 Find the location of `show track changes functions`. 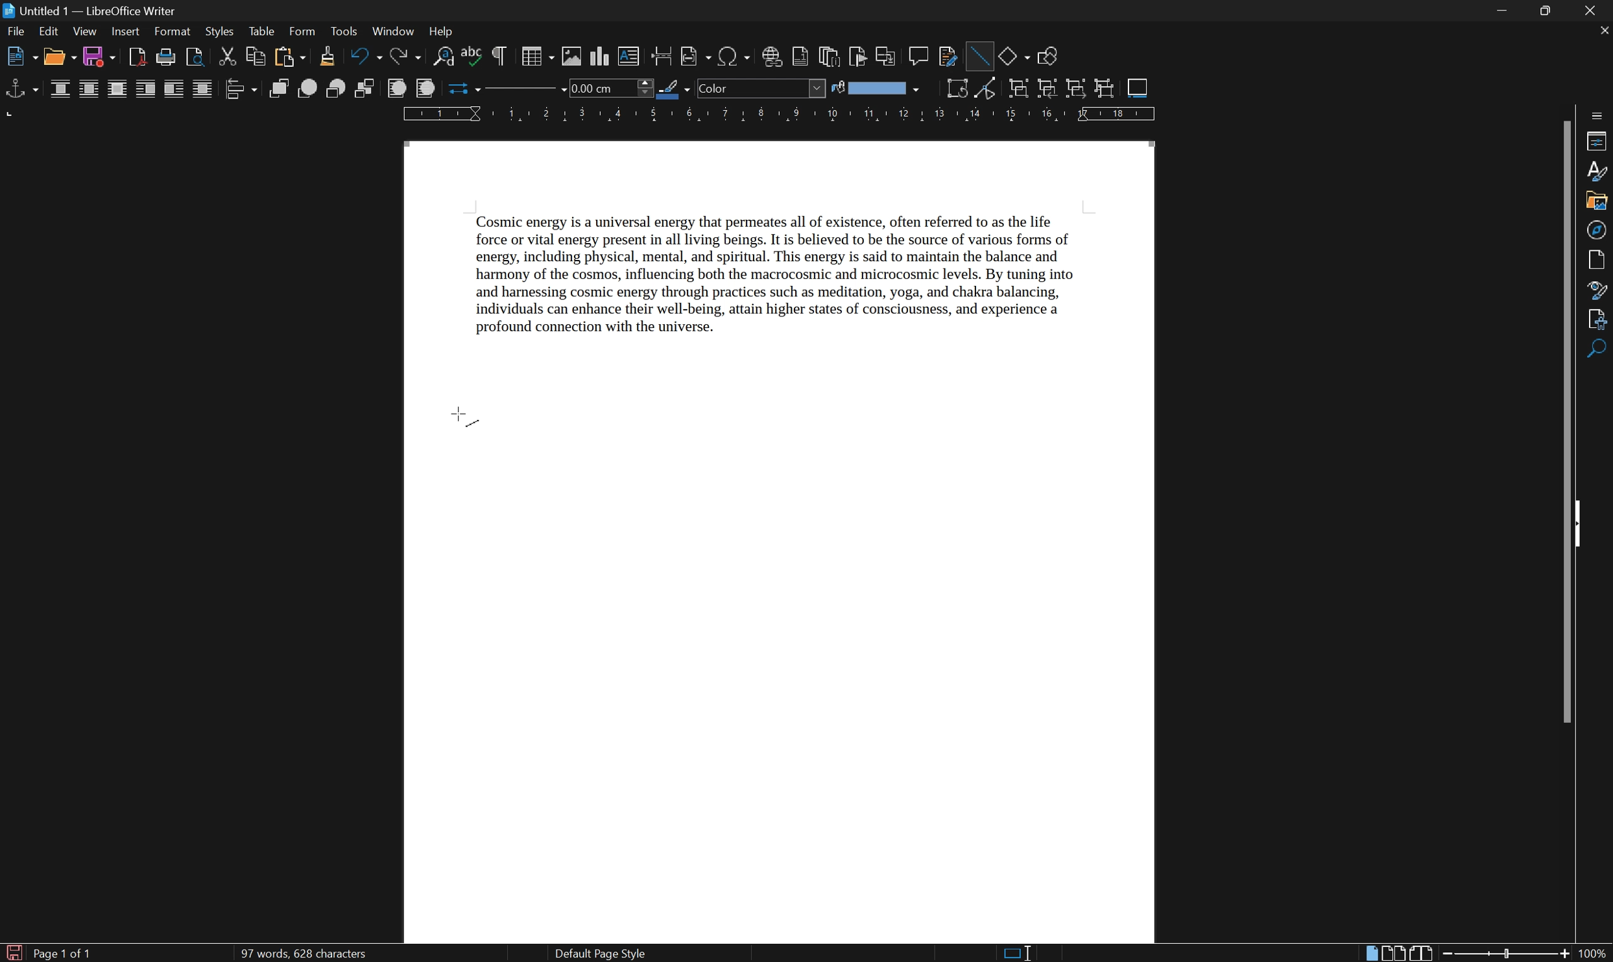

show track changes functions is located at coordinates (949, 58).